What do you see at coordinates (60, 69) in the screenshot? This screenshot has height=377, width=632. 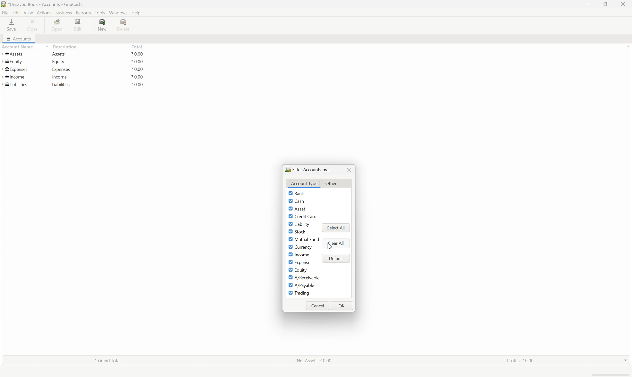 I see `Expenses` at bounding box center [60, 69].